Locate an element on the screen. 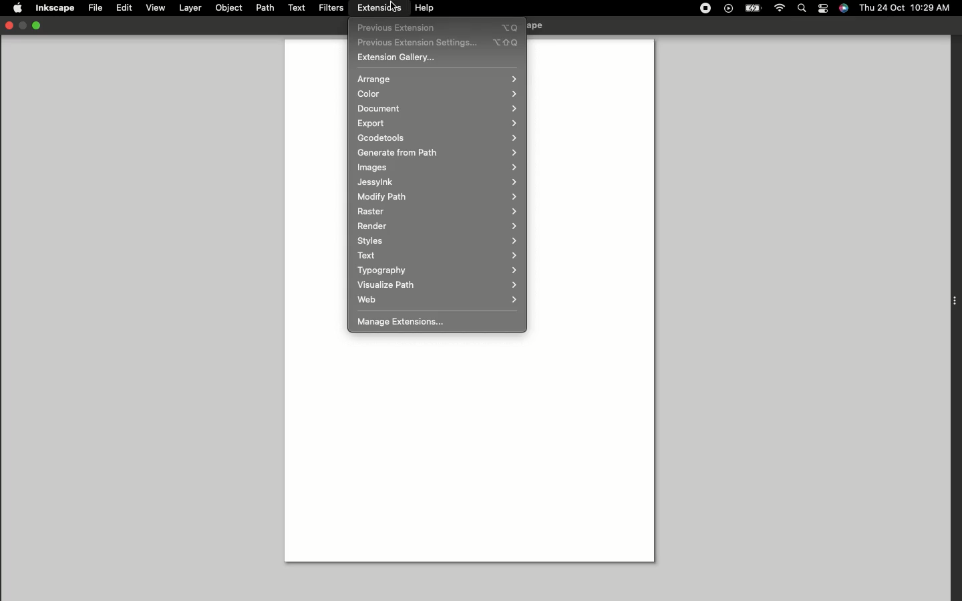  Export is located at coordinates (438, 123).